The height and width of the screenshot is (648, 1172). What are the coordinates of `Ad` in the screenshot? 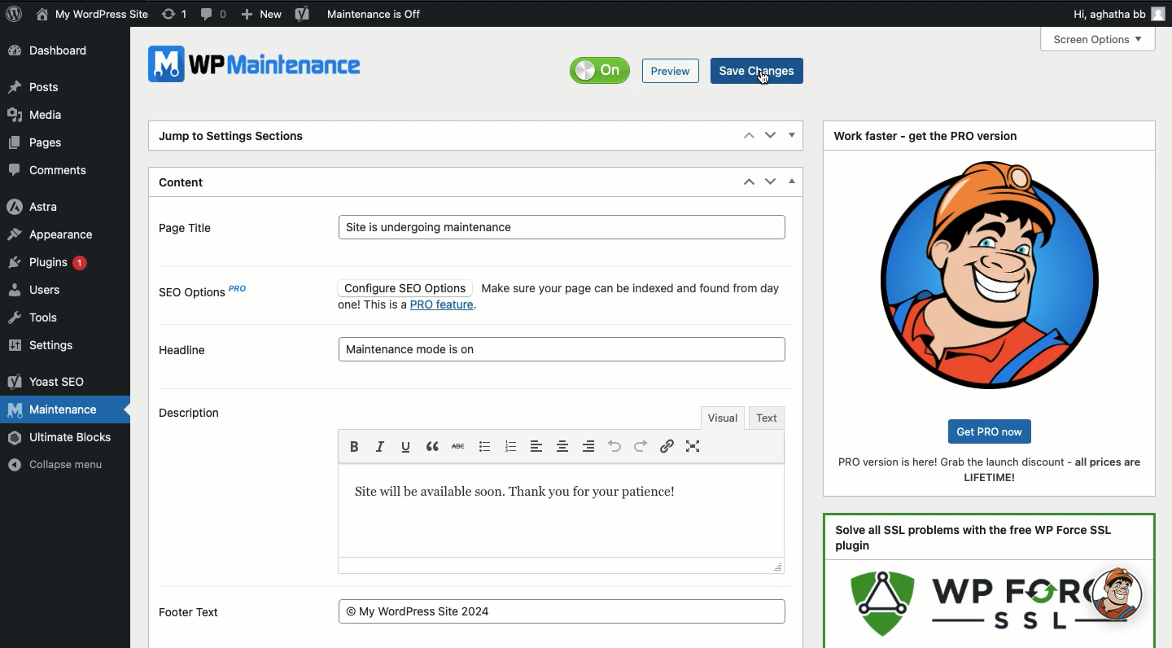 It's located at (990, 580).